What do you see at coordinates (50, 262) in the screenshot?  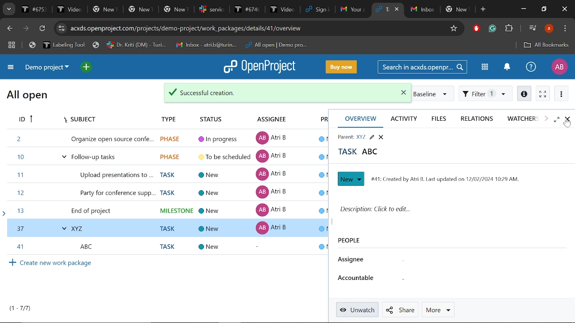 I see `+ Create new work package` at bounding box center [50, 262].